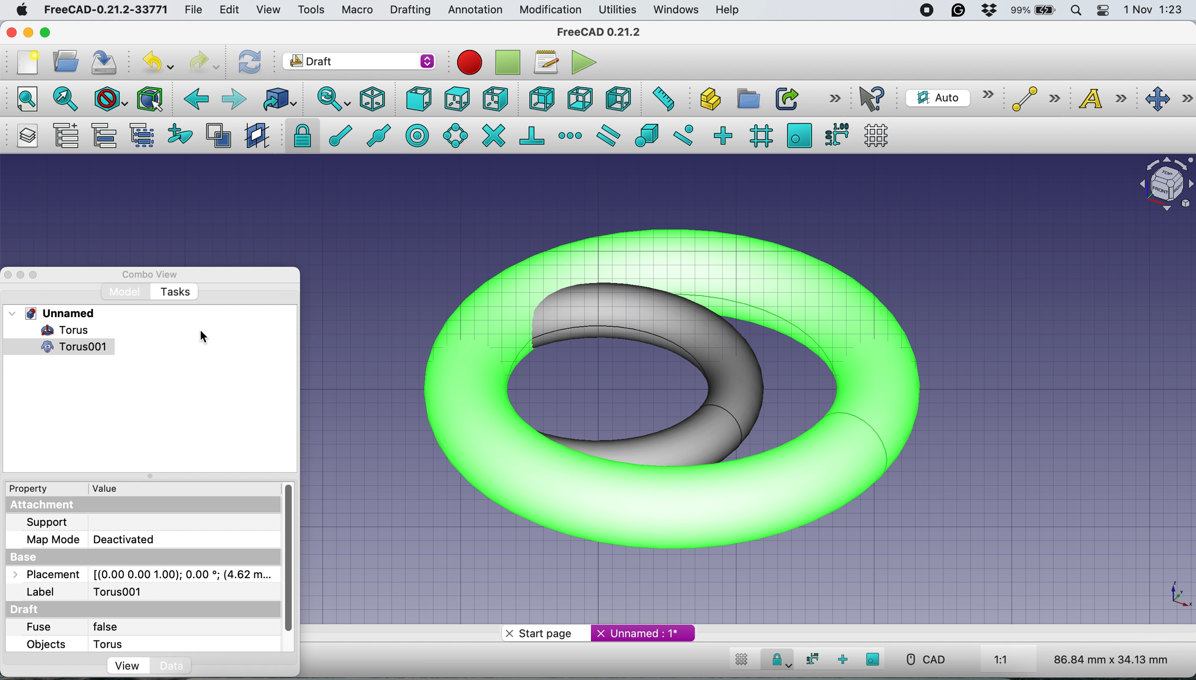 This screenshot has width=1196, height=680. Describe the element at coordinates (584, 62) in the screenshot. I see `execute macros` at that location.